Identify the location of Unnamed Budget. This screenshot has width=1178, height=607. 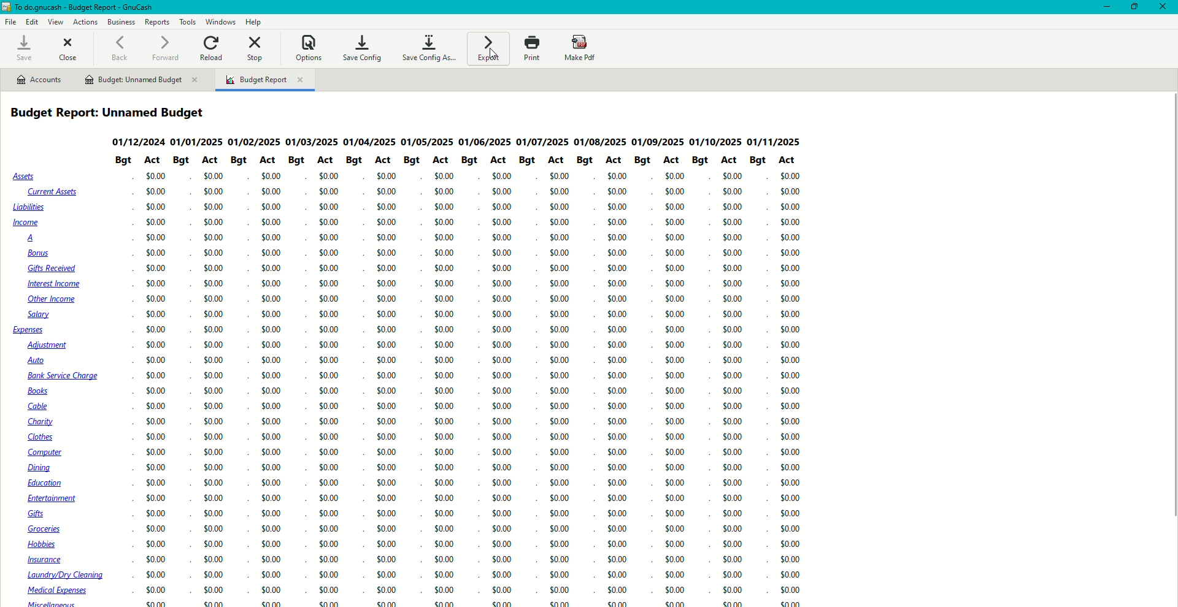
(142, 80).